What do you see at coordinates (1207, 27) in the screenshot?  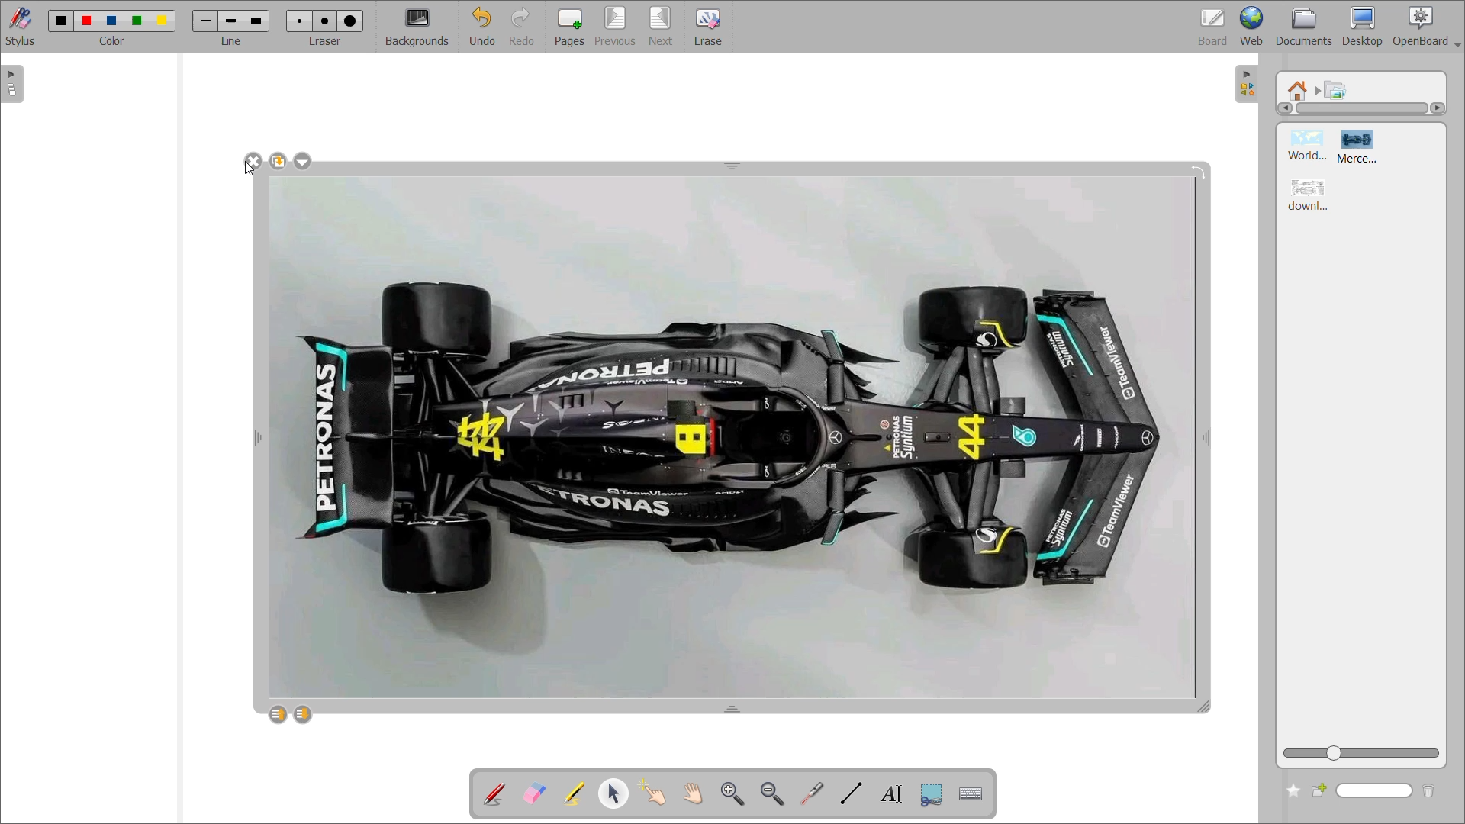 I see `board` at bounding box center [1207, 27].